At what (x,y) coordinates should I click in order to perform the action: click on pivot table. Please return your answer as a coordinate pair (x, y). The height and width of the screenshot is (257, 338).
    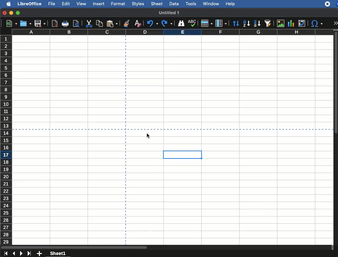
    Looking at the image, I should click on (303, 23).